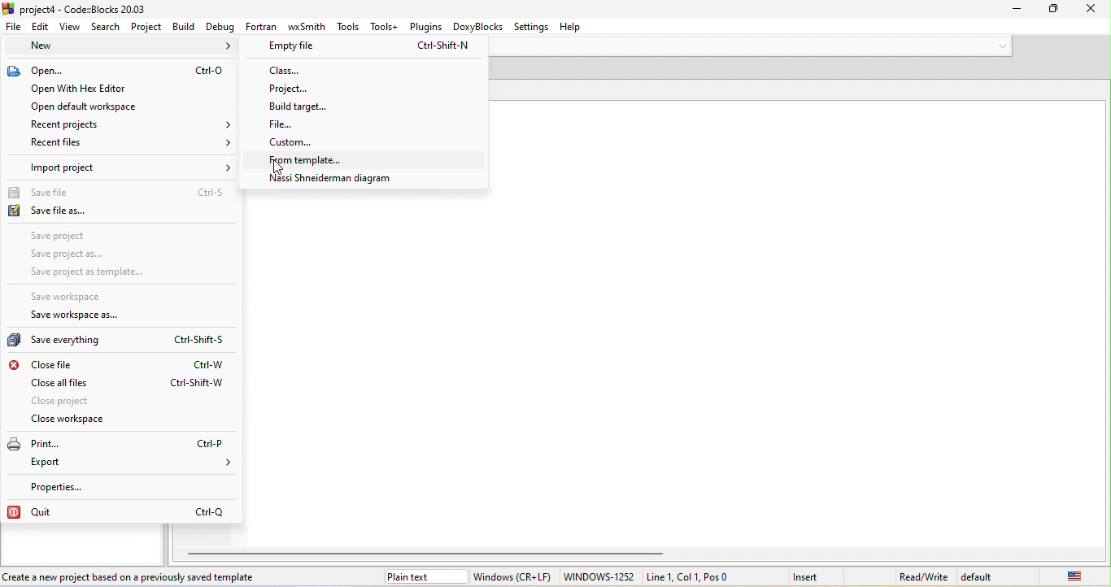 The image size is (1111, 587). I want to click on from templete, so click(322, 160).